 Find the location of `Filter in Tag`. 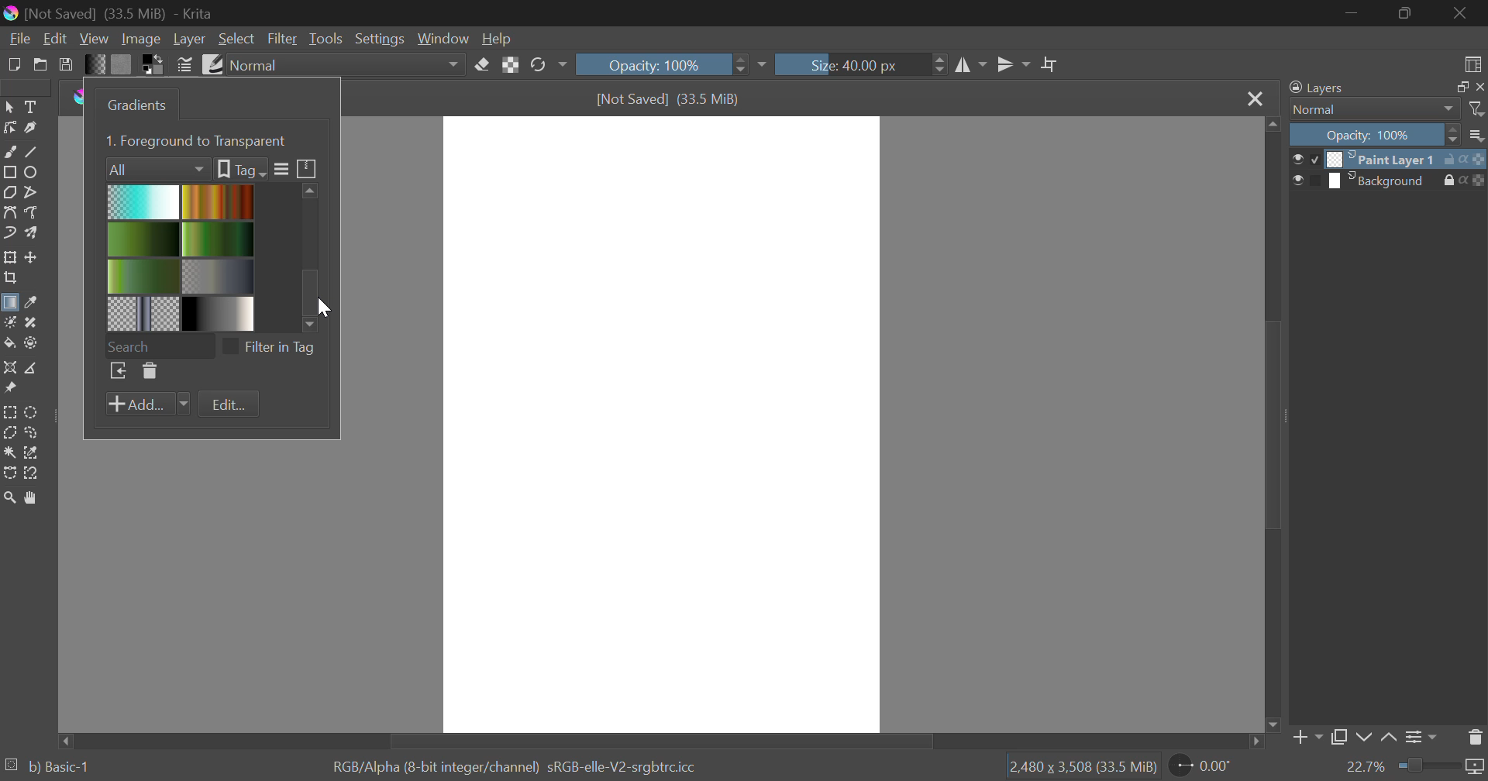

Filter in Tag is located at coordinates (274, 346).